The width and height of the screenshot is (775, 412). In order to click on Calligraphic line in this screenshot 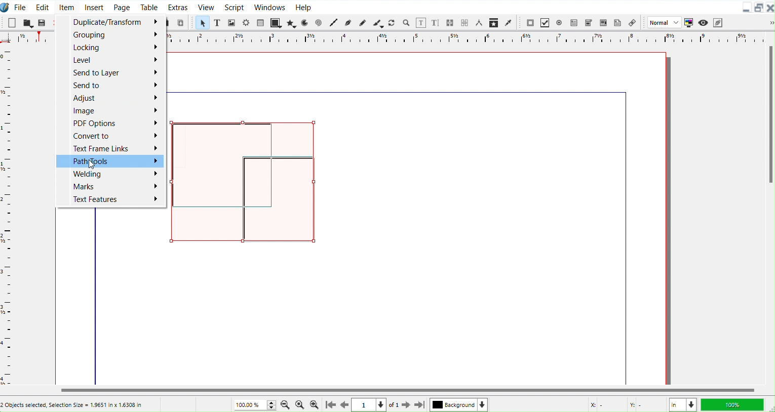, I will do `click(378, 23)`.